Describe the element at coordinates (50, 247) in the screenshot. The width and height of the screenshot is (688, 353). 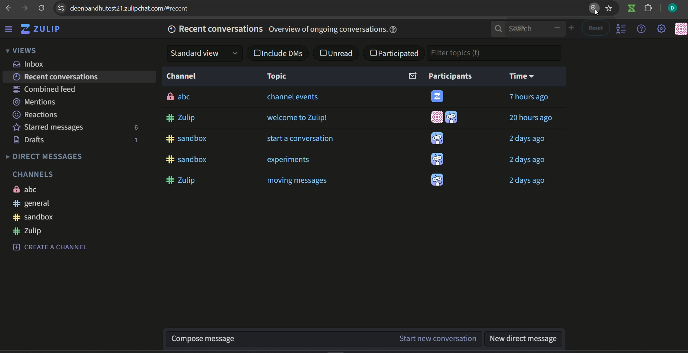
I see `create a channel` at that location.